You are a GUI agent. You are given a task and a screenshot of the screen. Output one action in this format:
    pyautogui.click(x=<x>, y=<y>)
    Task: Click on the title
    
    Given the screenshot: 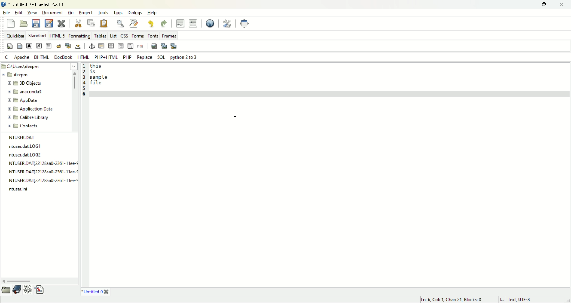 What is the action you would take?
    pyautogui.click(x=37, y=4)
    